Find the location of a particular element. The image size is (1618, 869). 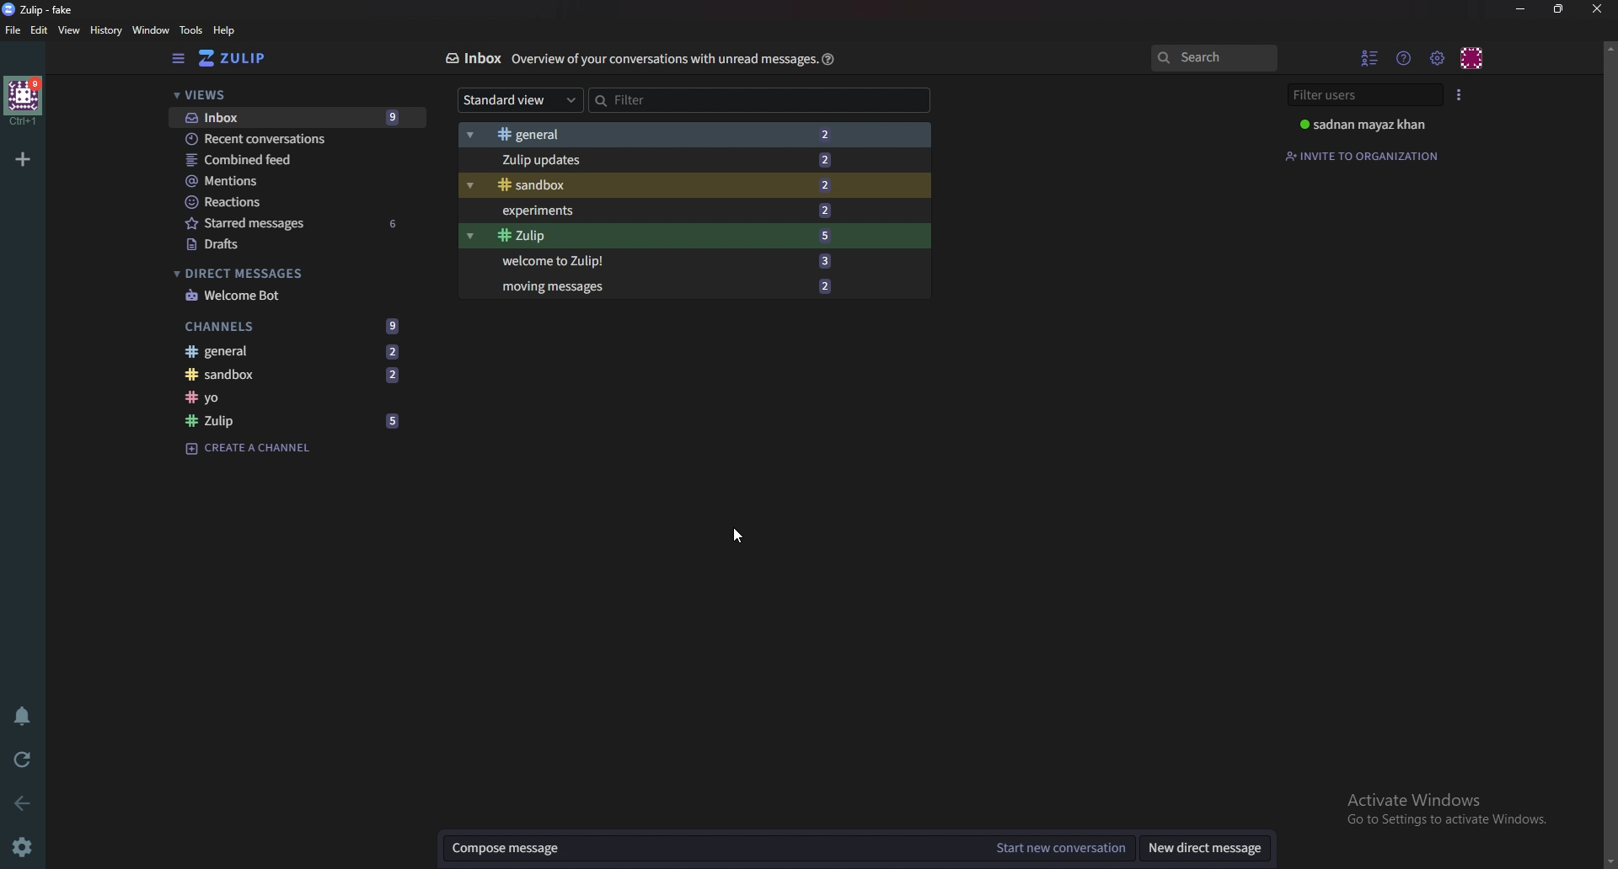

Scroll bar is located at coordinates (1609, 453).